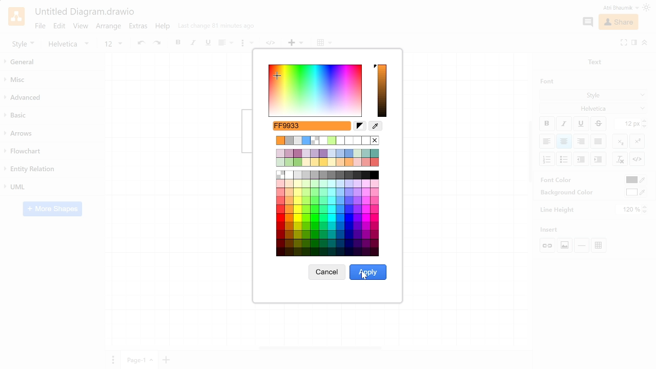 The width and height of the screenshot is (656, 369). What do you see at coordinates (600, 141) in the screenshot?
I see `Middle` at bounding box center [600, 141].